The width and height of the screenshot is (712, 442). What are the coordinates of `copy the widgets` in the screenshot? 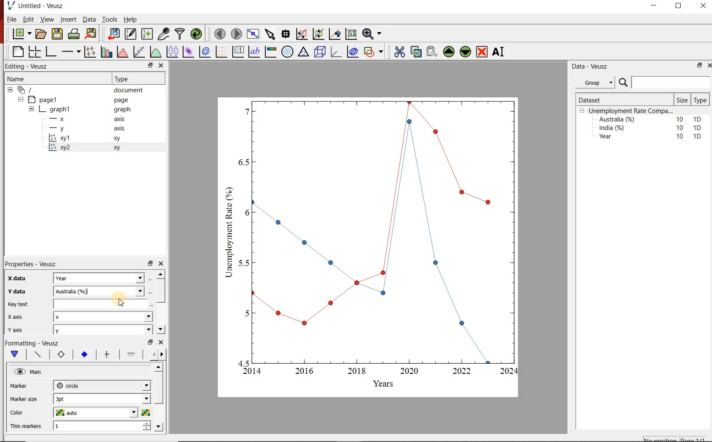 It's located at (415, 52).